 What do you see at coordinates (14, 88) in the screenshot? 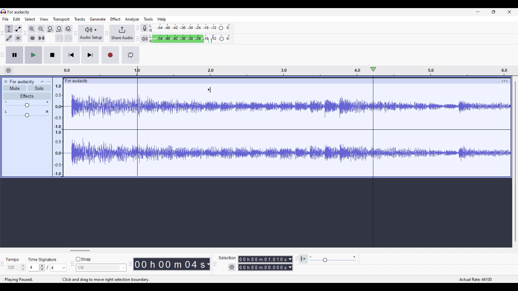
I see `Mute` at bounding box center [14, 88].